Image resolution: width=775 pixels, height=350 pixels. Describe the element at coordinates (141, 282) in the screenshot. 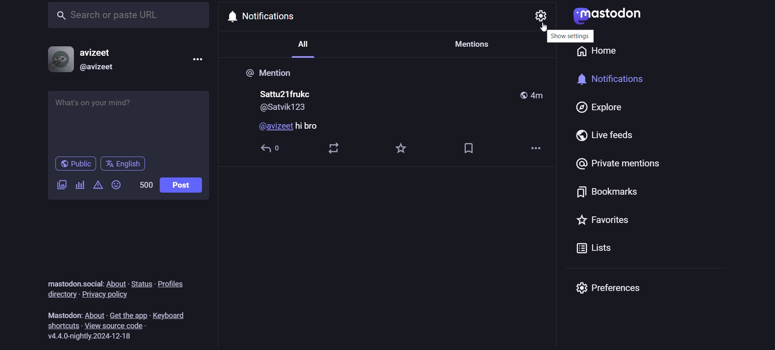

I see `status` at that location.